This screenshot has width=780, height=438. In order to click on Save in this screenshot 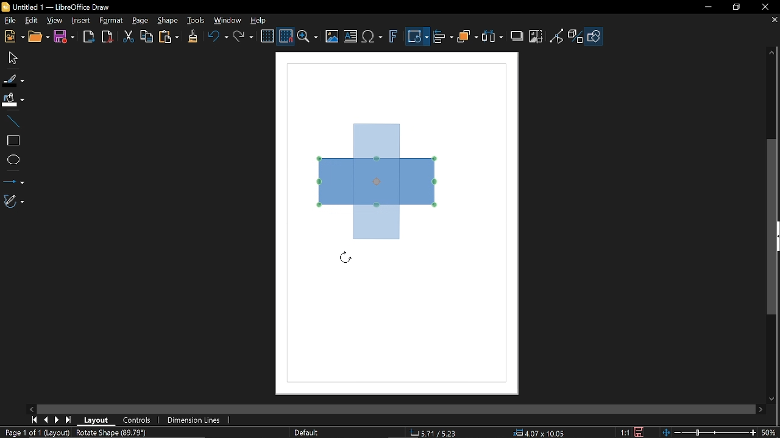, I will do `click(637, 433)`.